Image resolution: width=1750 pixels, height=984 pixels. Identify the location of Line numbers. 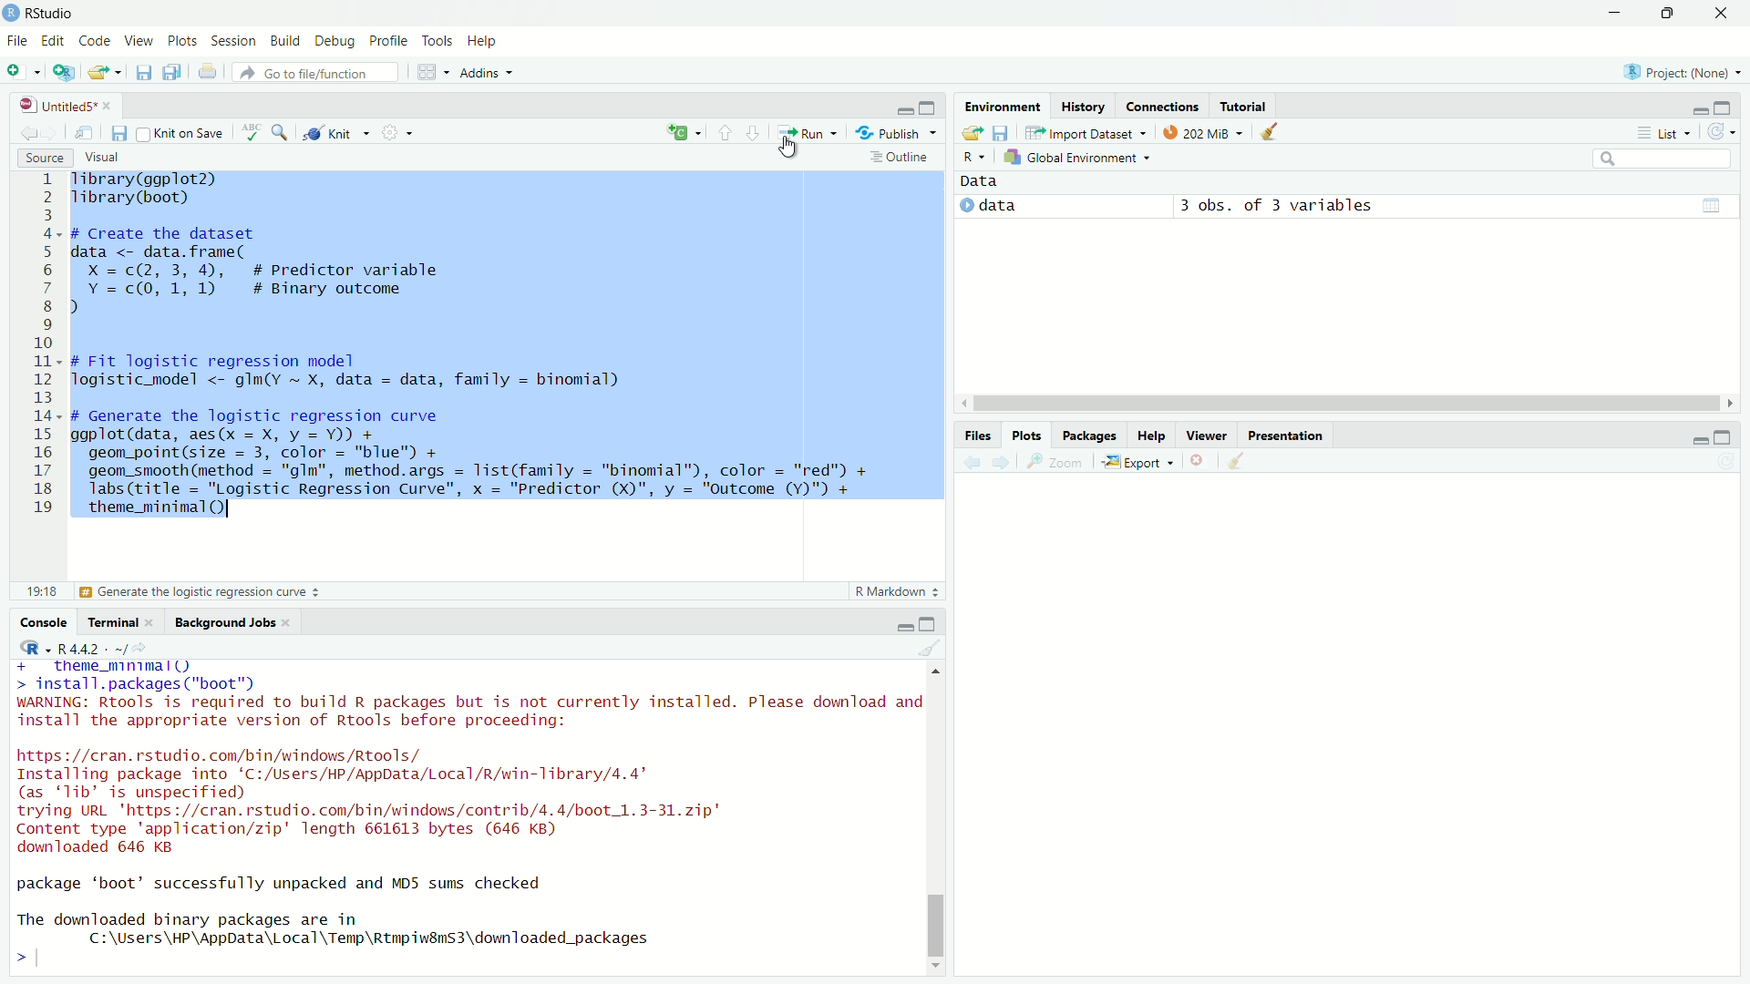
(38, 349).